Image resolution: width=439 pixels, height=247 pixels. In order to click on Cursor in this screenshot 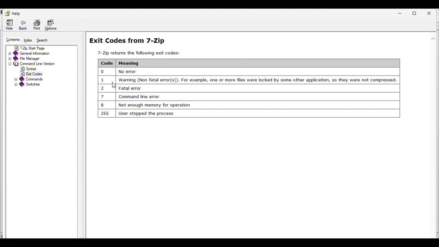, I will do `click(114, 85)`.